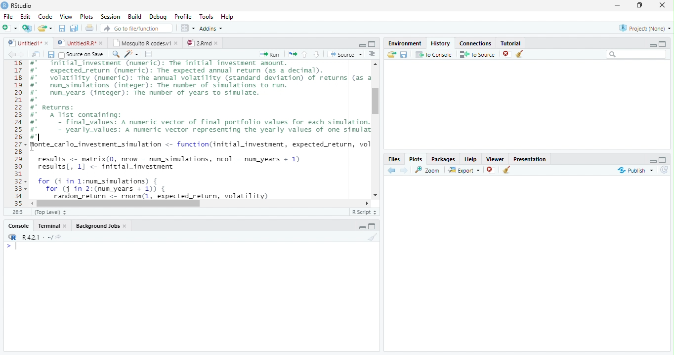 Image resolution: width=674 pixels, height=355 pixels. I want to click on Next Plot, so click(404, 170).